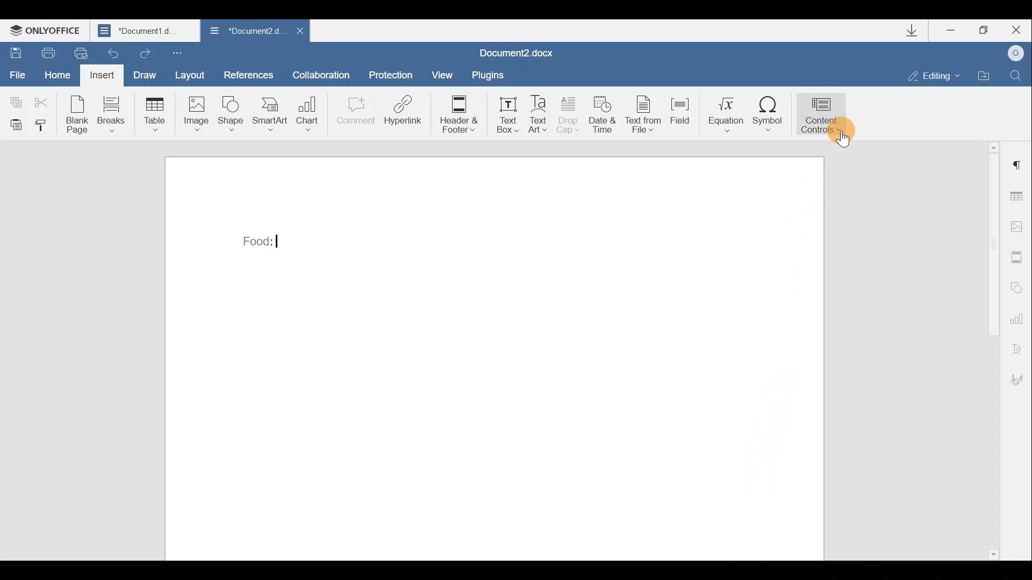  I want to click on File, so click(18, 74).